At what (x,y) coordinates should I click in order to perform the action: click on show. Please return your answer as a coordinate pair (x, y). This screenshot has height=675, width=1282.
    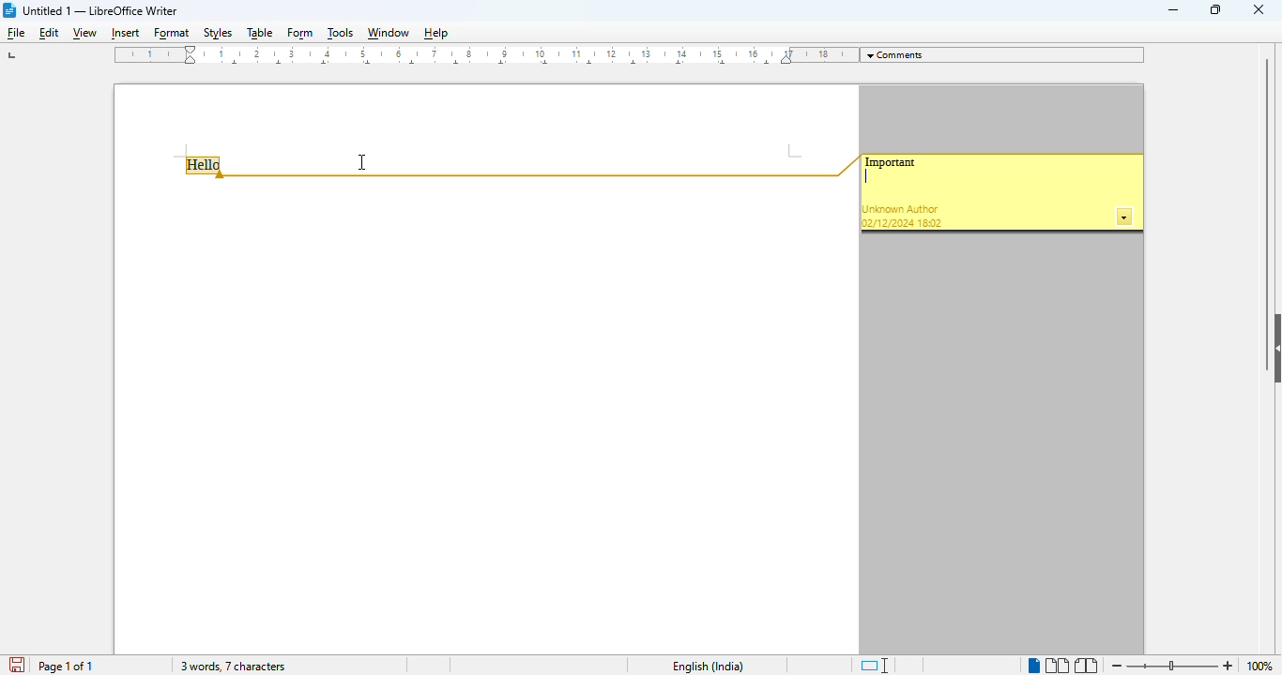
    Looking at the image, I should click on (1274, 349).